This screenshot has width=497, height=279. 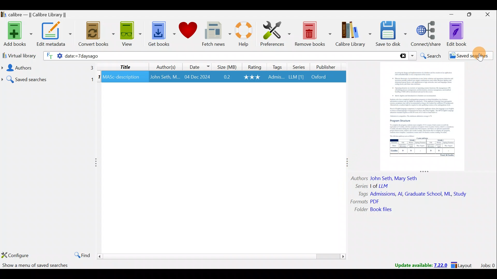 What do you see at coordinates (327, 68) in the screenshot?
I see `Publisher` at bounding box center [327, 68].